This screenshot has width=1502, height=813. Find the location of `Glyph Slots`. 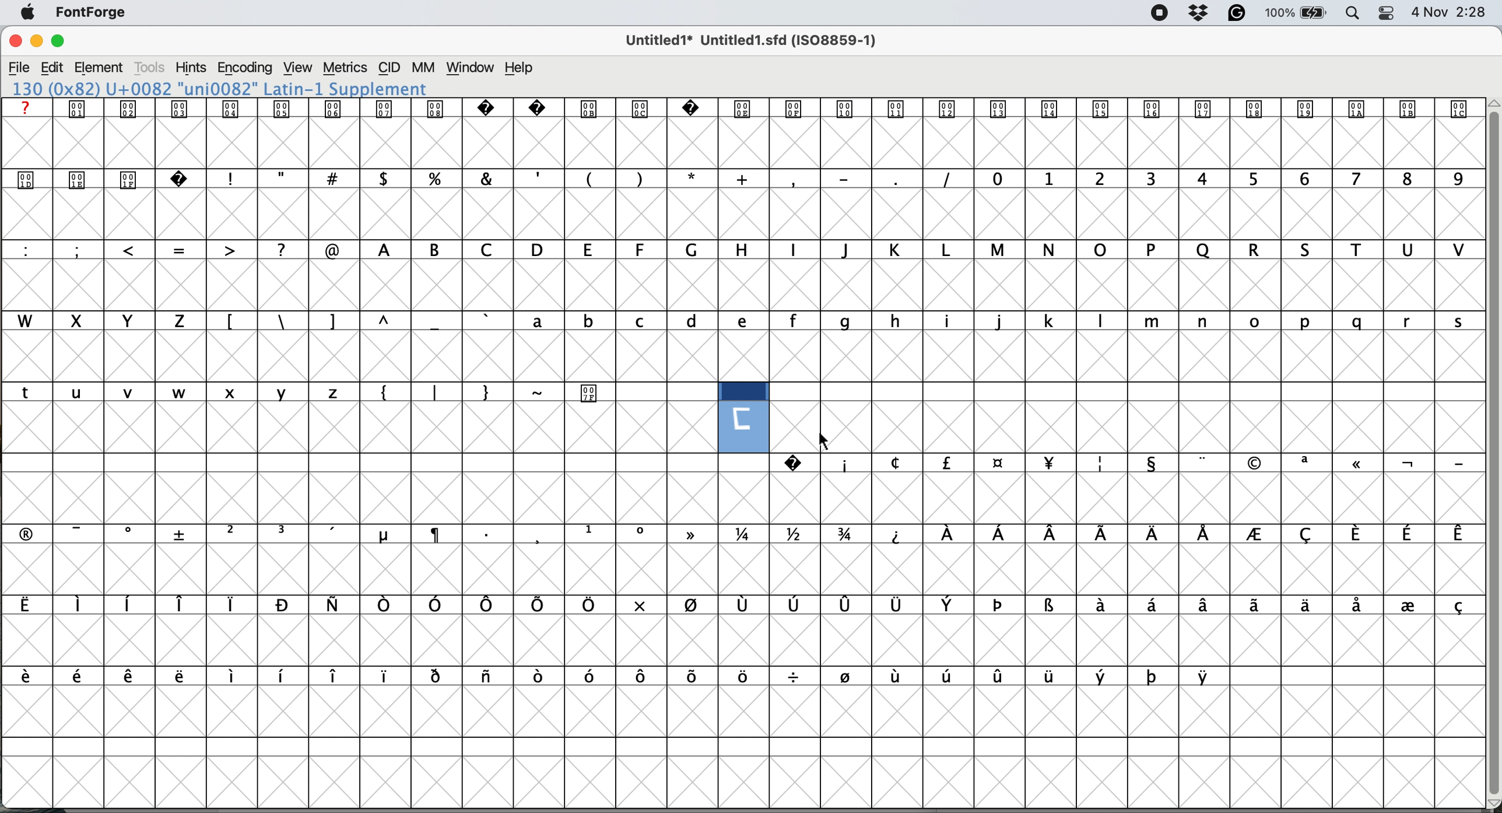

Glyph Slots is located at coordinates (733, 605).